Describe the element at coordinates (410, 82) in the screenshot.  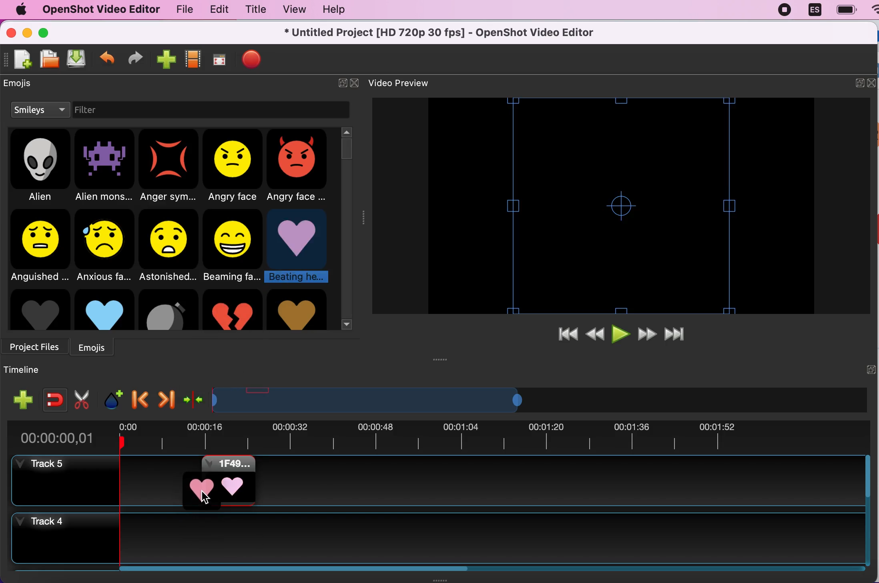
I see `video preview` at that location.